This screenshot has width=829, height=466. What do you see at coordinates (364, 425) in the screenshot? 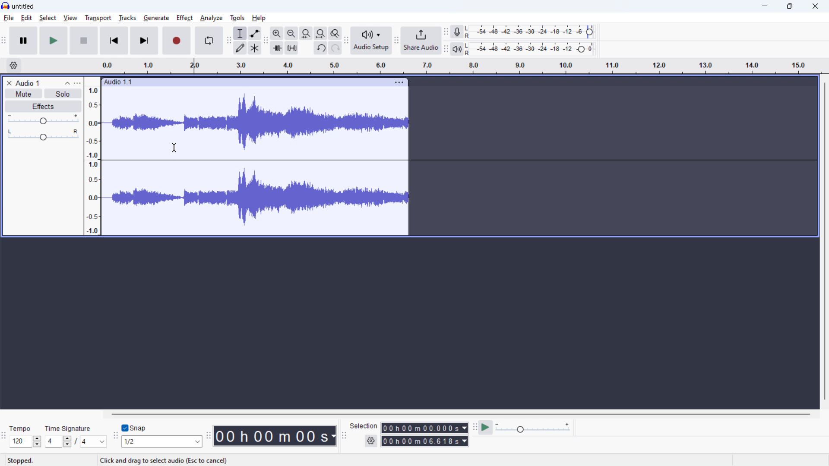
I see `Selection` at bounding box center [364, 425].